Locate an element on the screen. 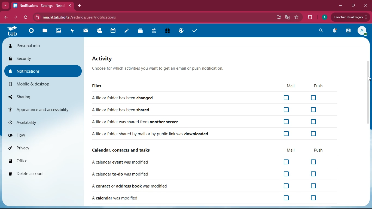  A file or folder shared by mail or by public link was downloaded is located at coordinates (150, 134).